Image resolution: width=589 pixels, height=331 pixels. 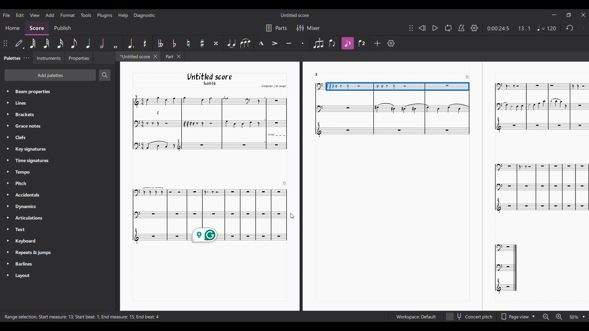 I want to click on »  Clefs, so click(x=22, y=138).